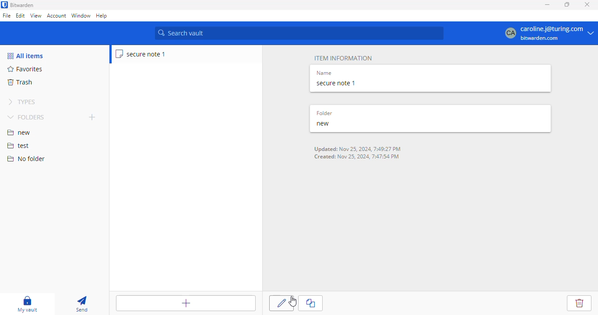 Image resolution: width=598 pixels, height=315 pixels. Describe the element at coordinates (81, 16) in the screenshot. I see `window` at that location.